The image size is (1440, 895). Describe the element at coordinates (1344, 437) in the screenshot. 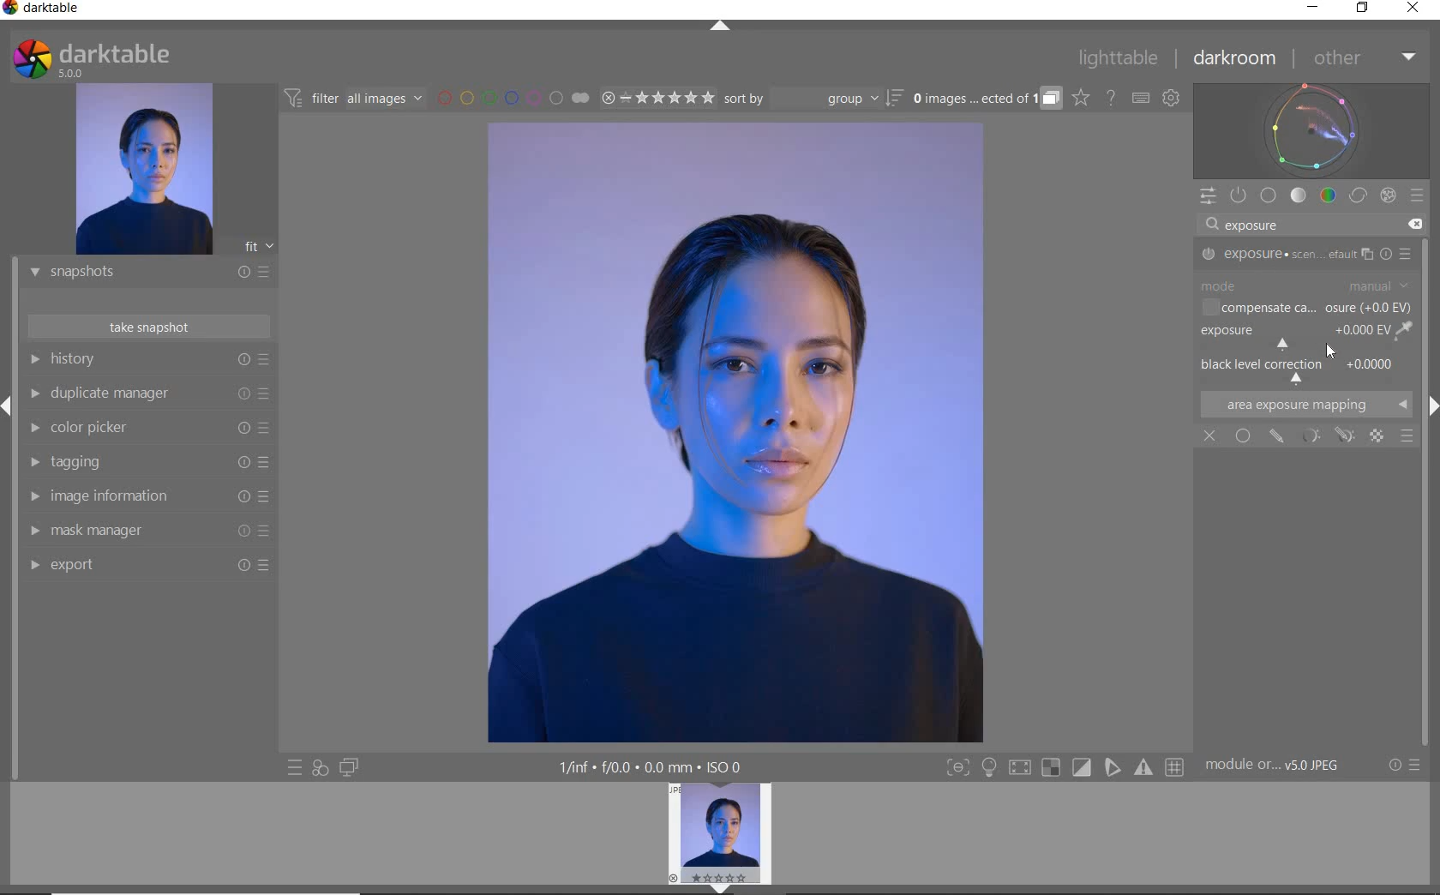

I see `MASK OPTION` at that location.